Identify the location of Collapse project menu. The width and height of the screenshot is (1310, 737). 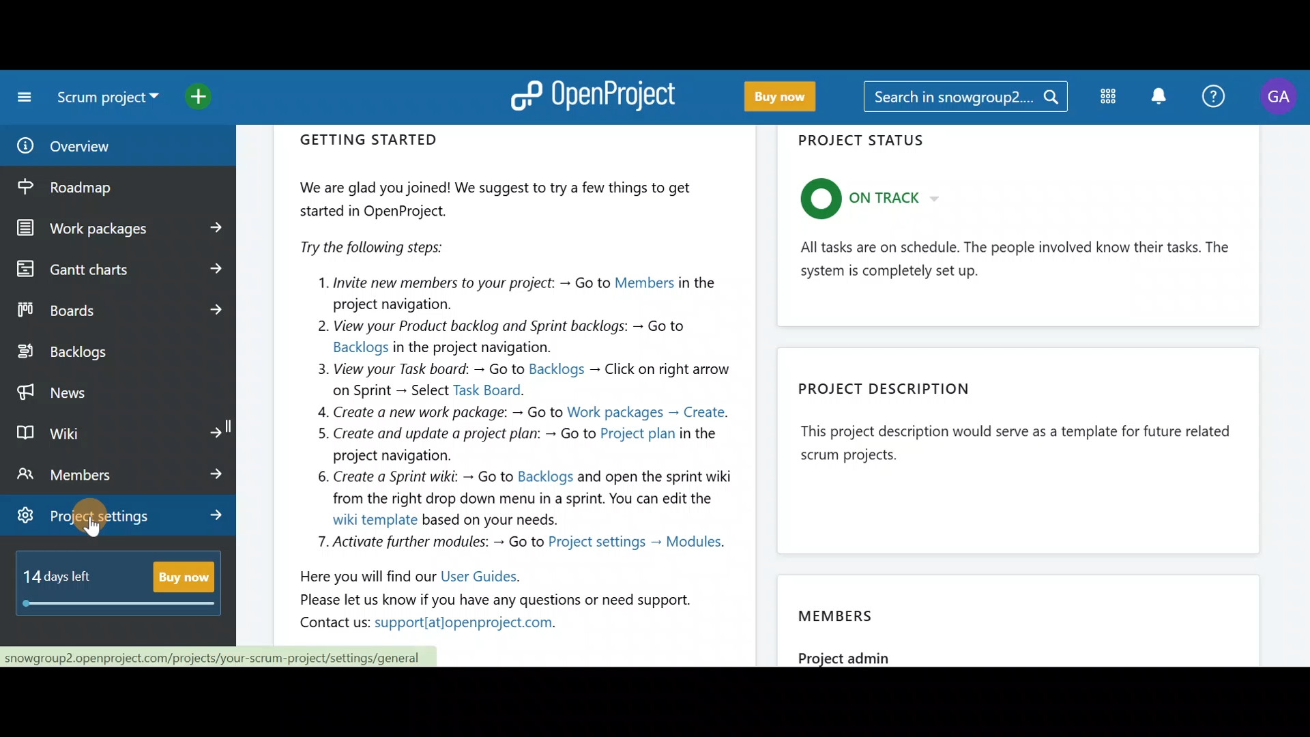
(21, 97).